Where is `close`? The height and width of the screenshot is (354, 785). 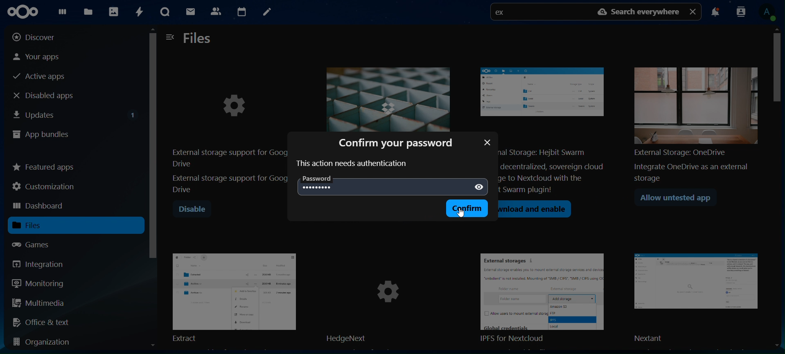 close is located at coordinates (694, 11).